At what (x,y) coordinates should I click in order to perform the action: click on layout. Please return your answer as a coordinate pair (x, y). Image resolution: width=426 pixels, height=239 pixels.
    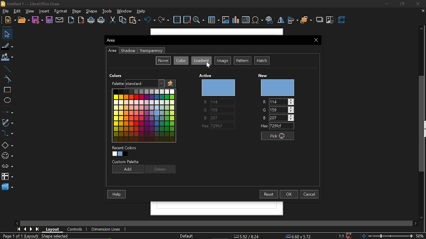
    Looking at the image, I should click on (53, 229).